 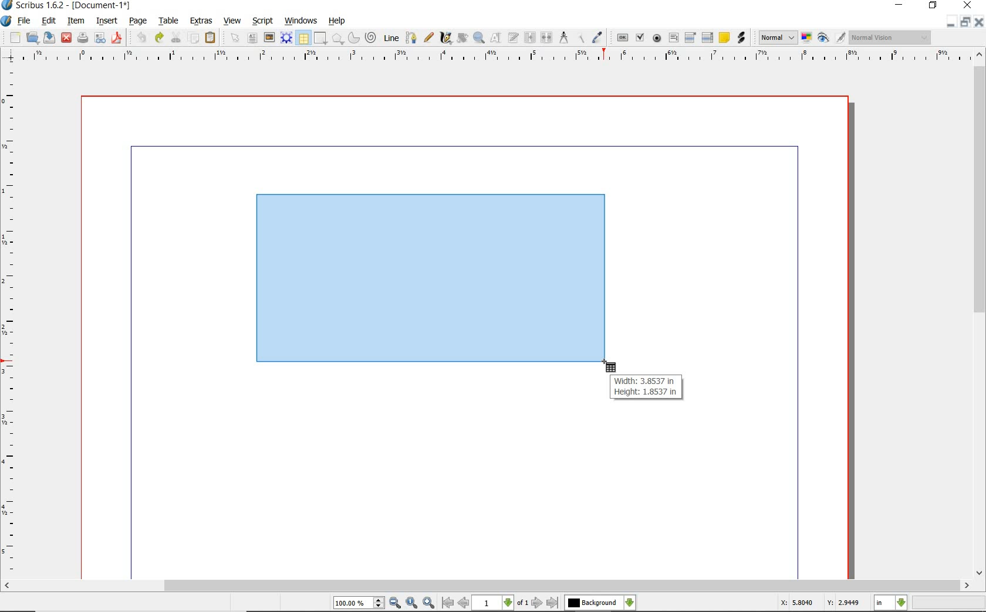 What do you see at coordinates (674, 38) in the screenshot?
I see `pdf text field` at bounding box center [674, 38].